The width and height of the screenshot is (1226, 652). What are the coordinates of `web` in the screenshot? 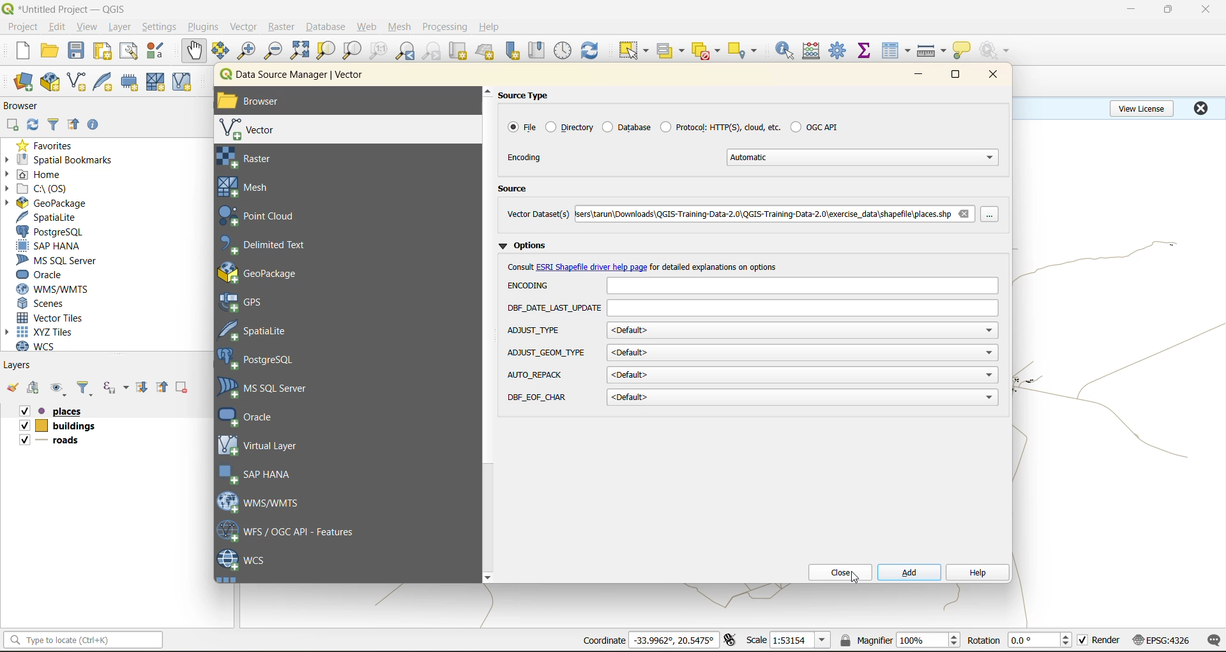 It's located at (367, 27).